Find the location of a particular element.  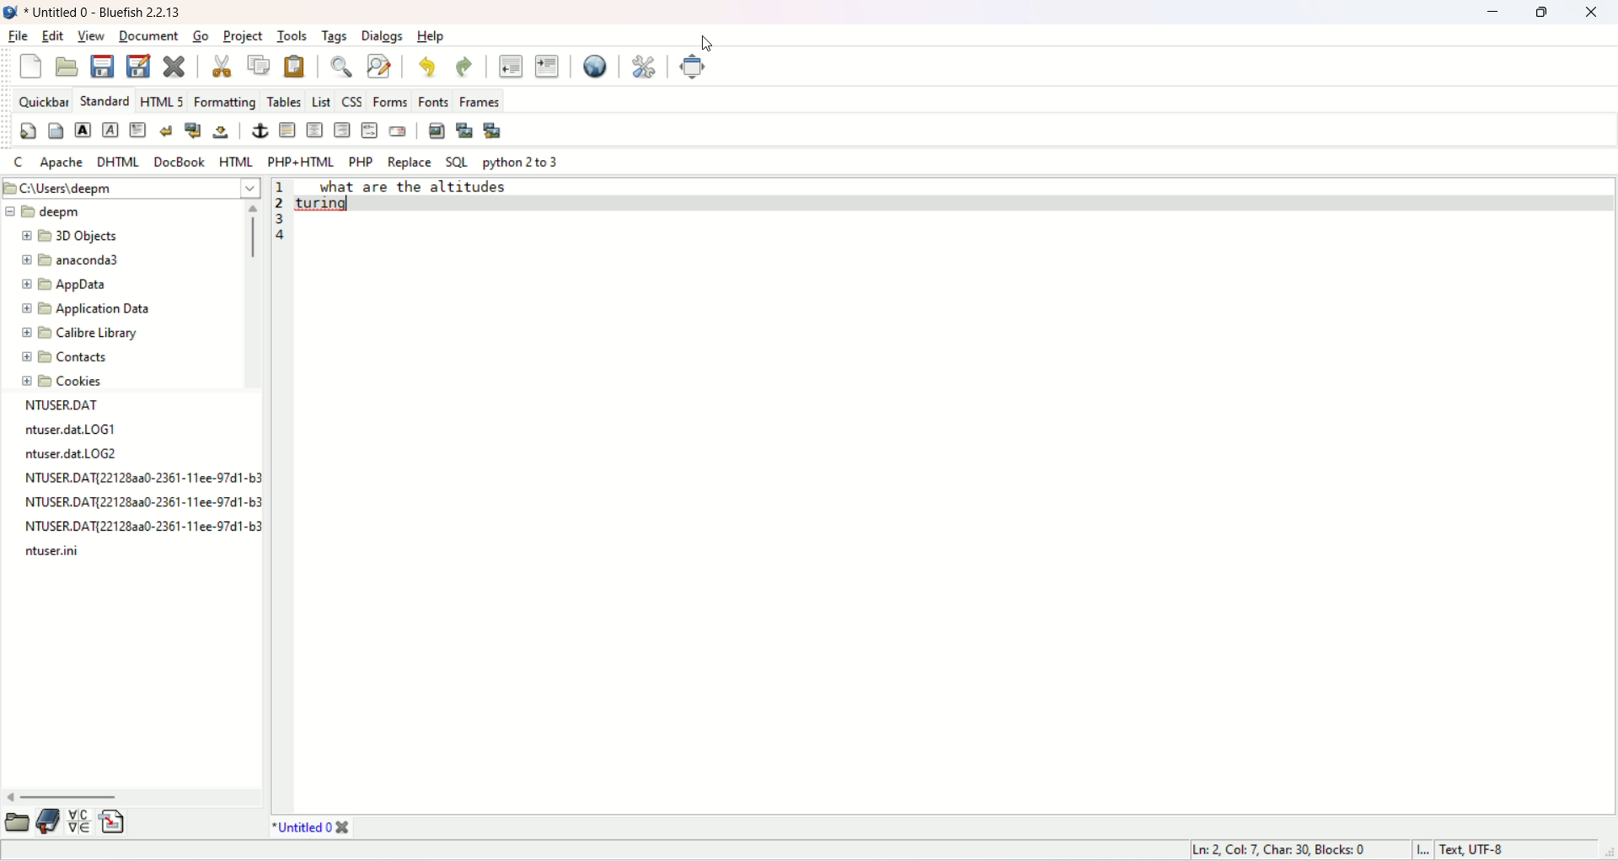

advance find and replace is located at coordinates (379, 68).